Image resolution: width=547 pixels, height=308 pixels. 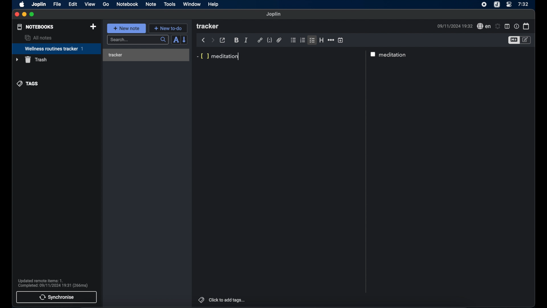 I want to click on 7:32, so click(x=523, y=4).